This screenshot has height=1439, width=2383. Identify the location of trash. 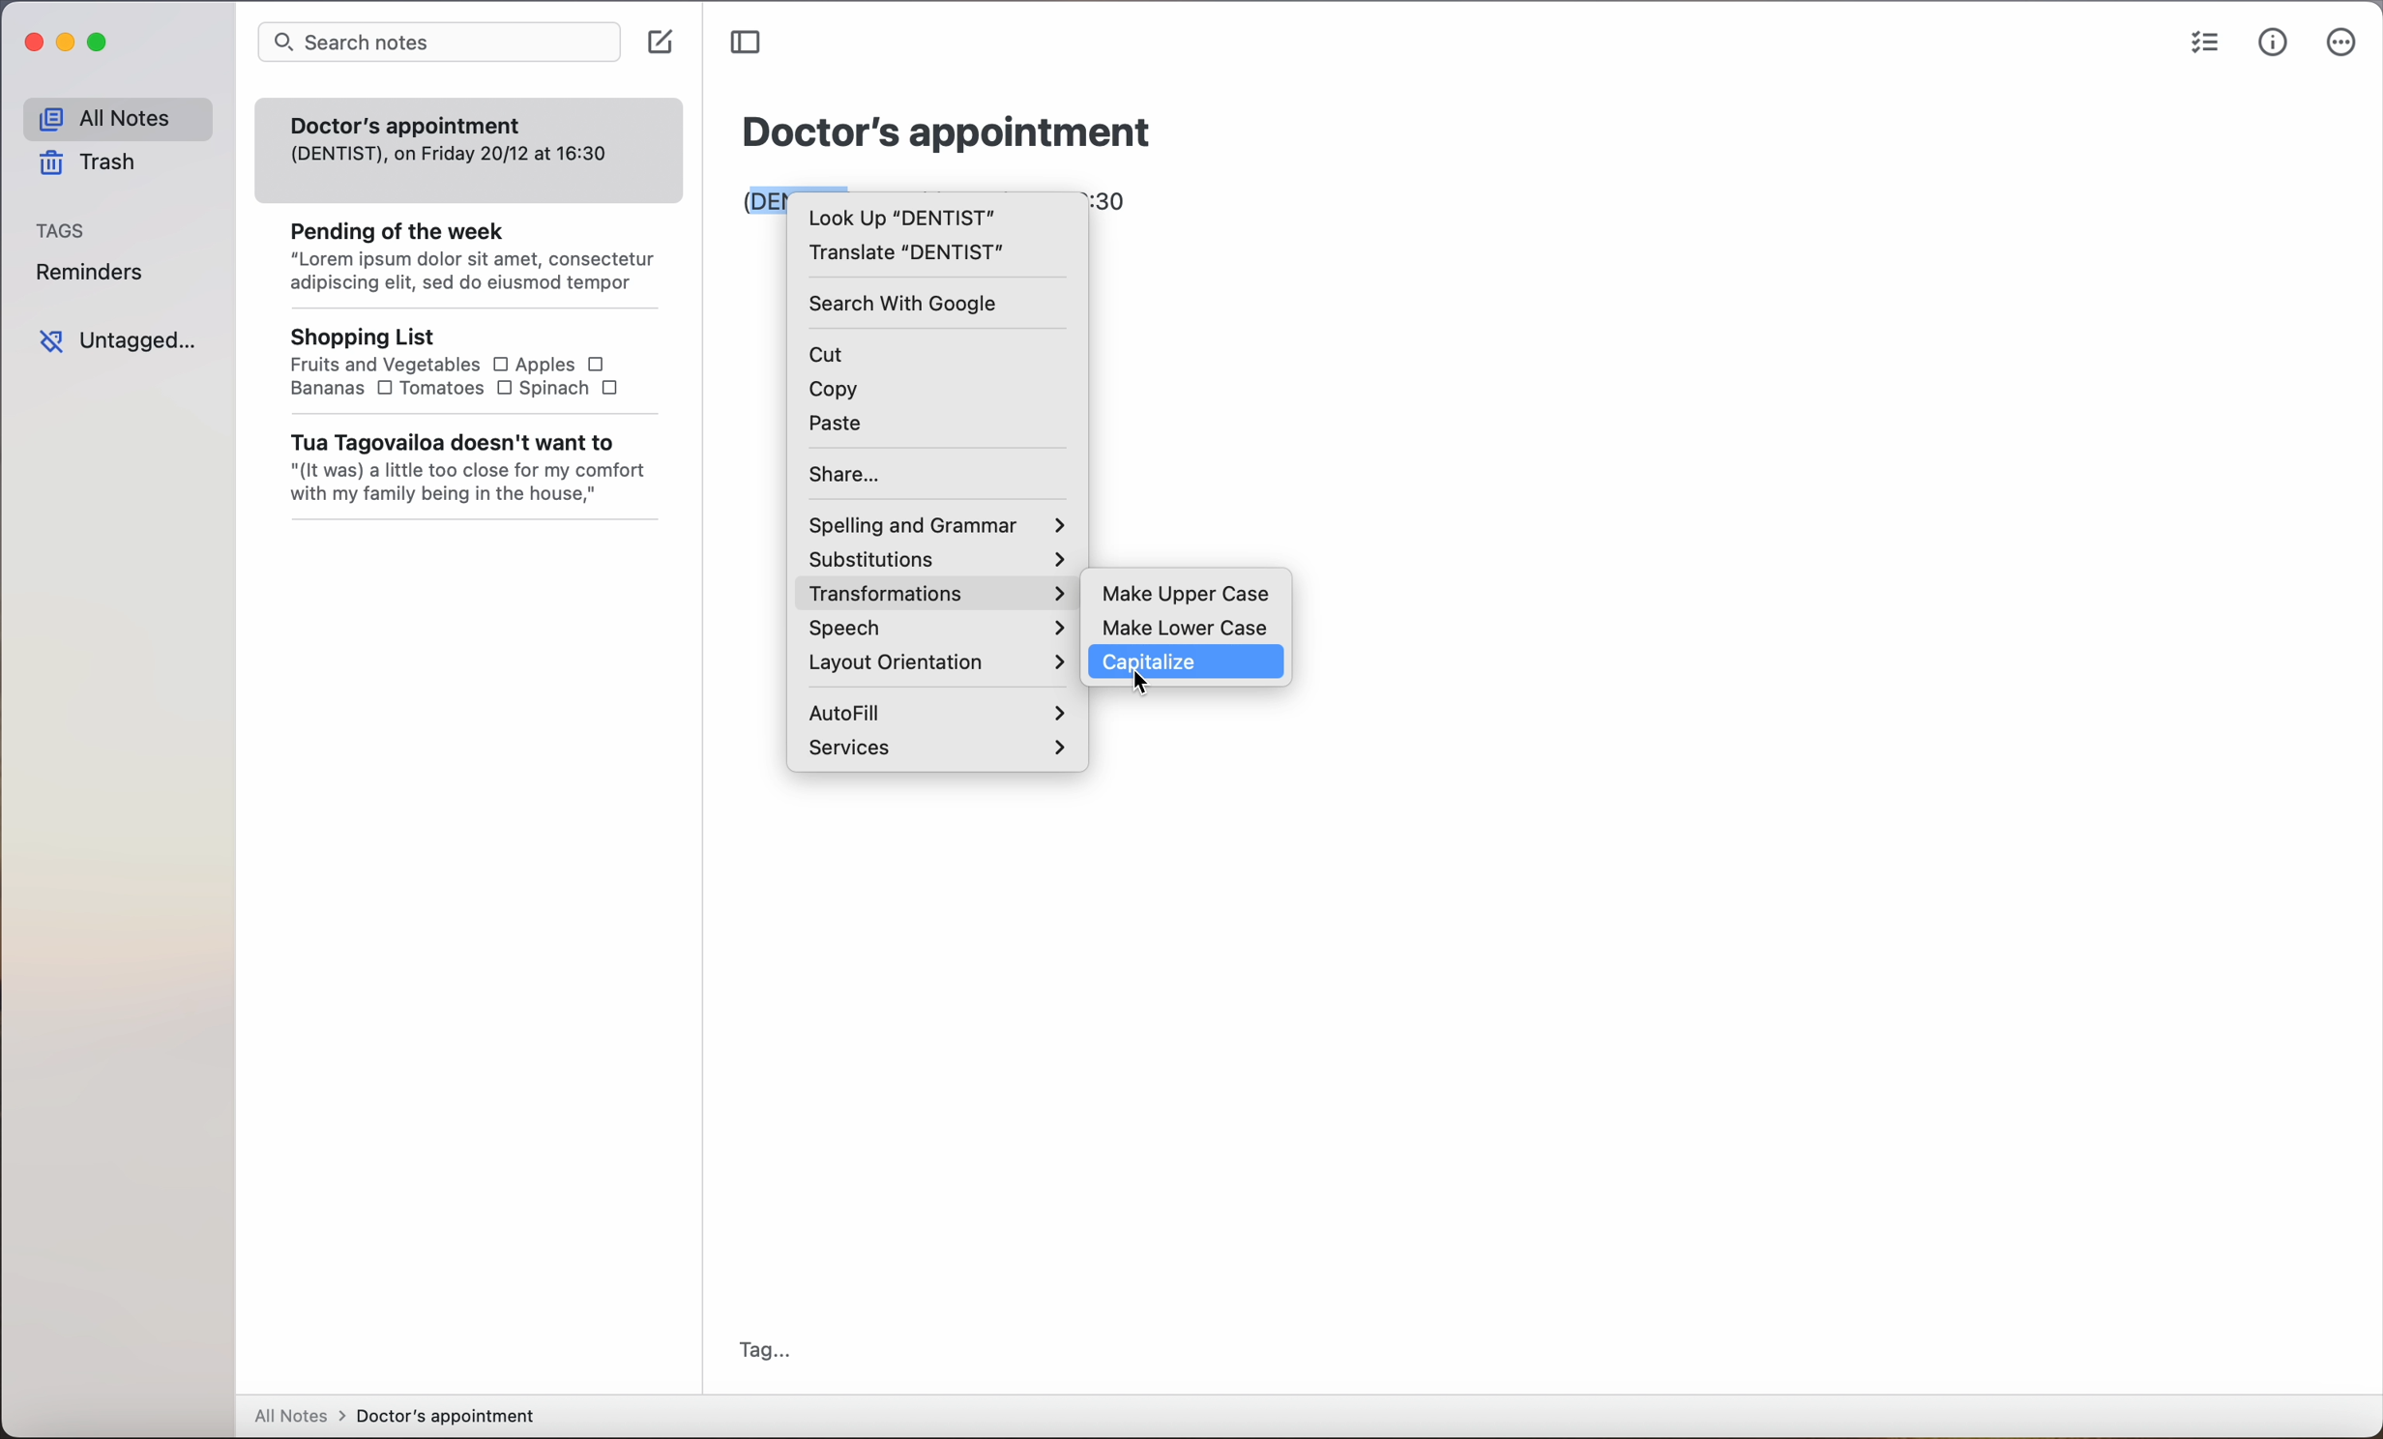
(89, 165).